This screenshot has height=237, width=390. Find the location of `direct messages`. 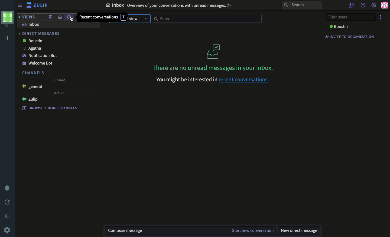

direct messages is located at coordinates (41, 34).